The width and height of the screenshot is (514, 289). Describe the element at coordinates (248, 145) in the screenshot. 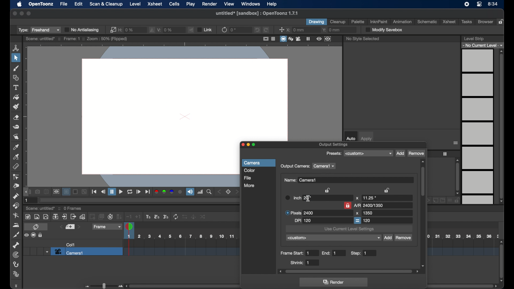

I see `minimize` at that location.